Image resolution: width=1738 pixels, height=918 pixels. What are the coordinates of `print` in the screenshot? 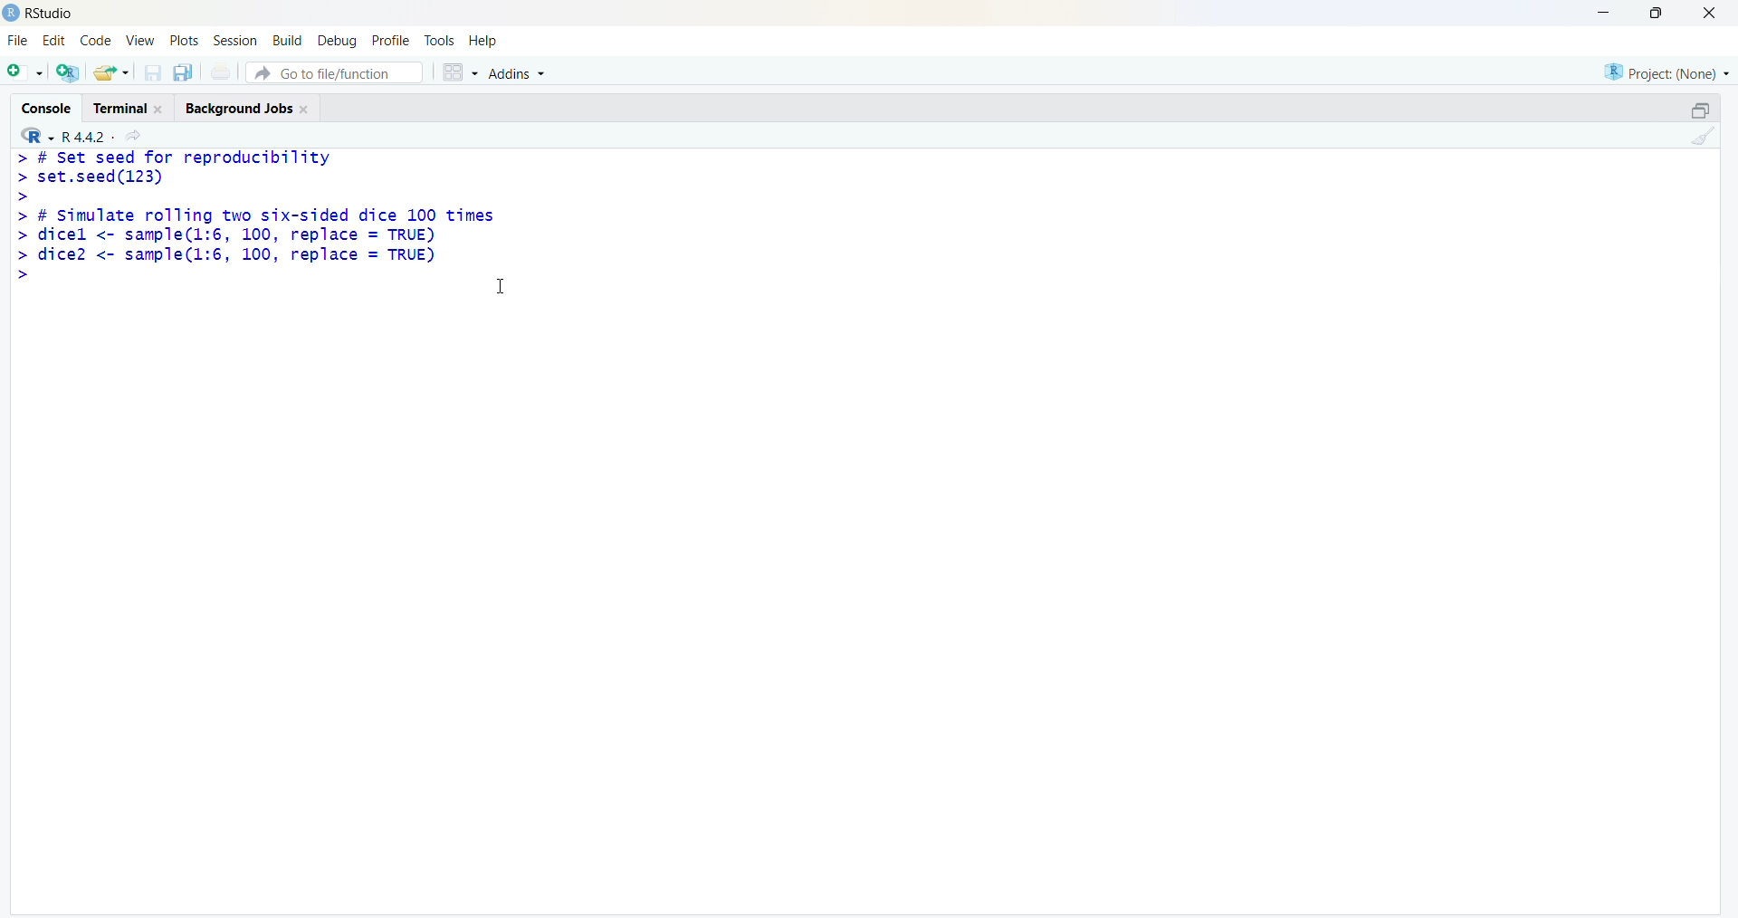 It's located at (221, 72).